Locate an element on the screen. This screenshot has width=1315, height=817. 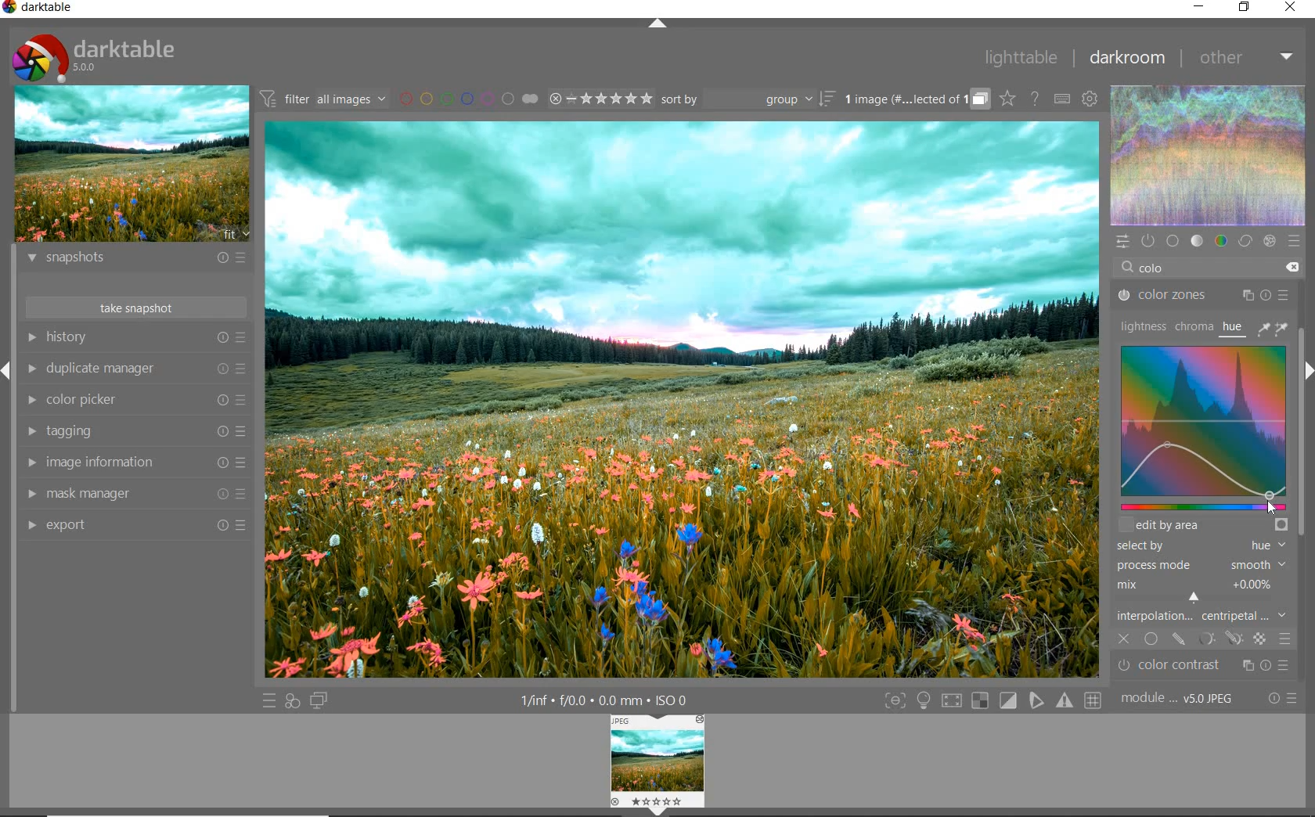
COLO is located at coordinates (1171, 269).